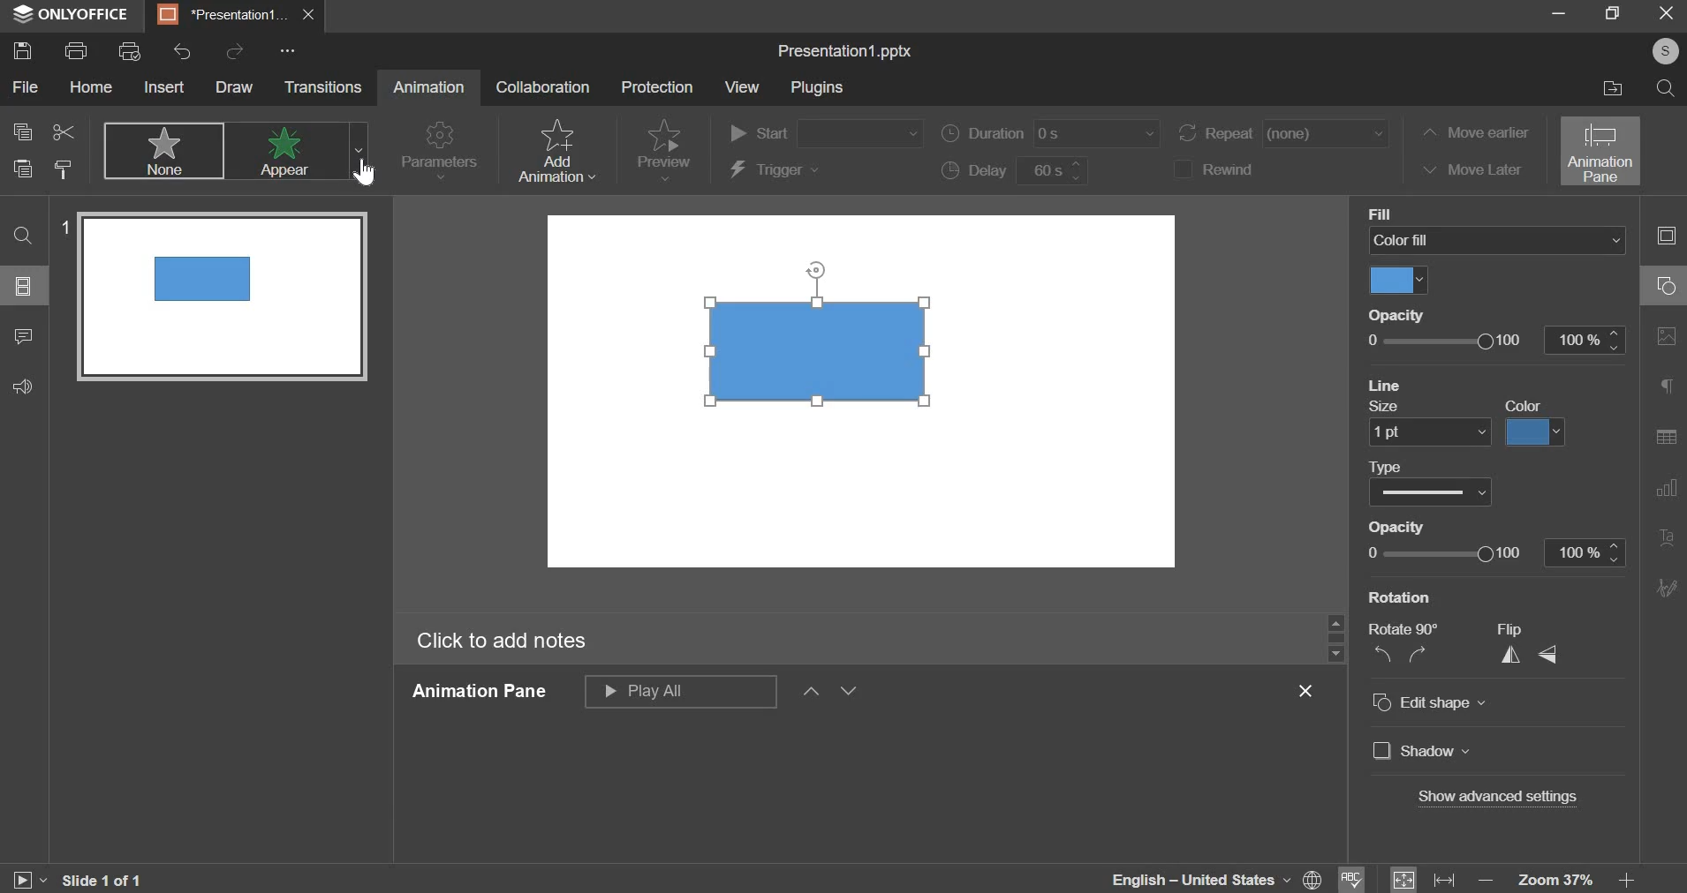  I want to click on delay, so click(1020, 171).